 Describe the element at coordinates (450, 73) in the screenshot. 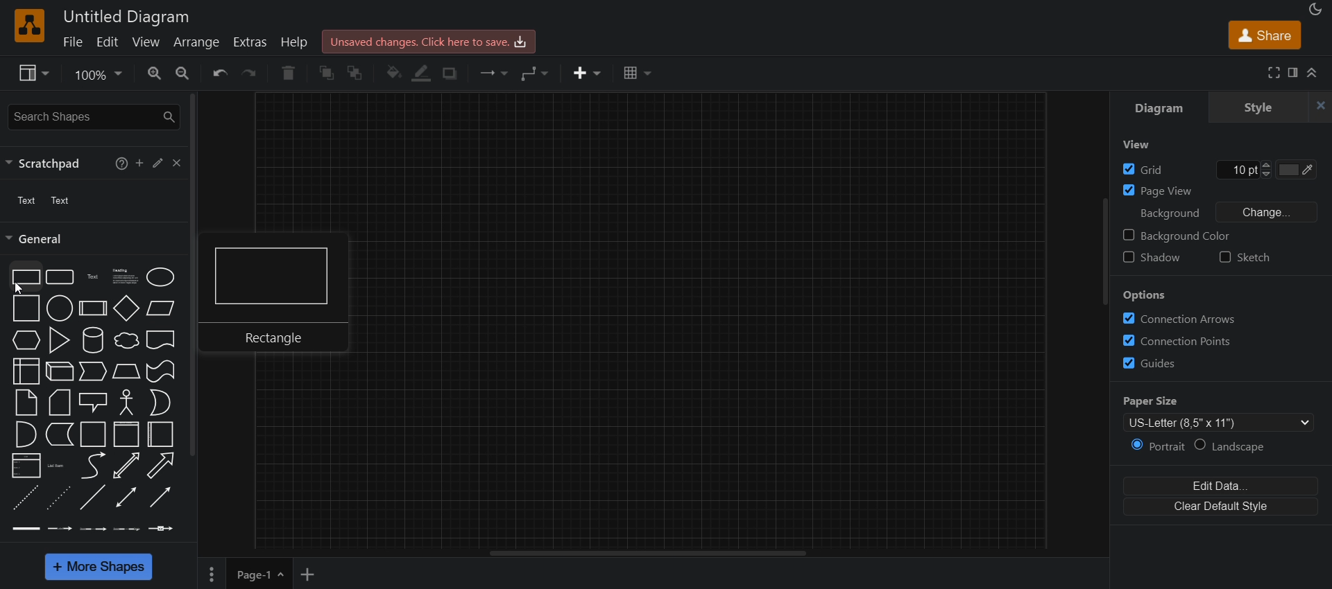

I see `shadows` at that location.